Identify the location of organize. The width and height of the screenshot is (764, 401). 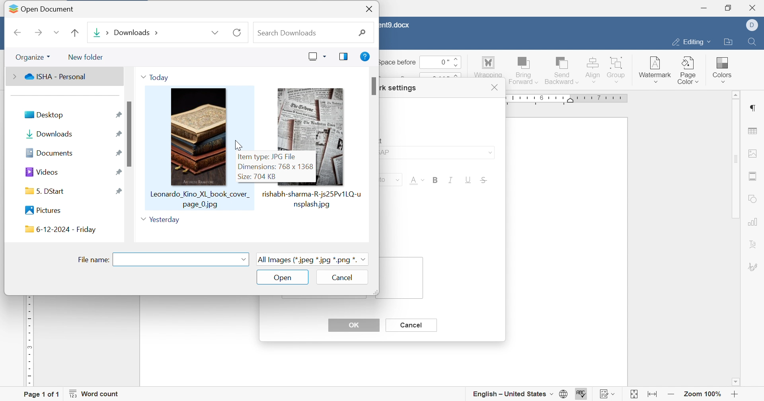
(33, 57).